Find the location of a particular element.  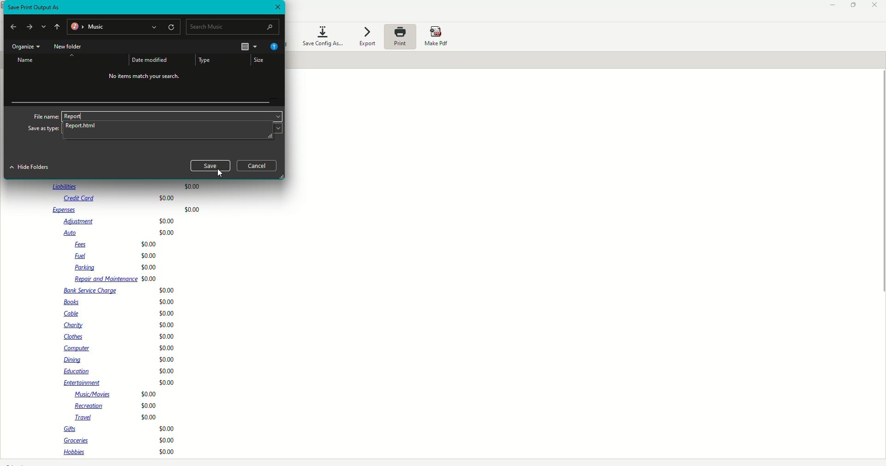

Save As is located at coordinates (34, 7).